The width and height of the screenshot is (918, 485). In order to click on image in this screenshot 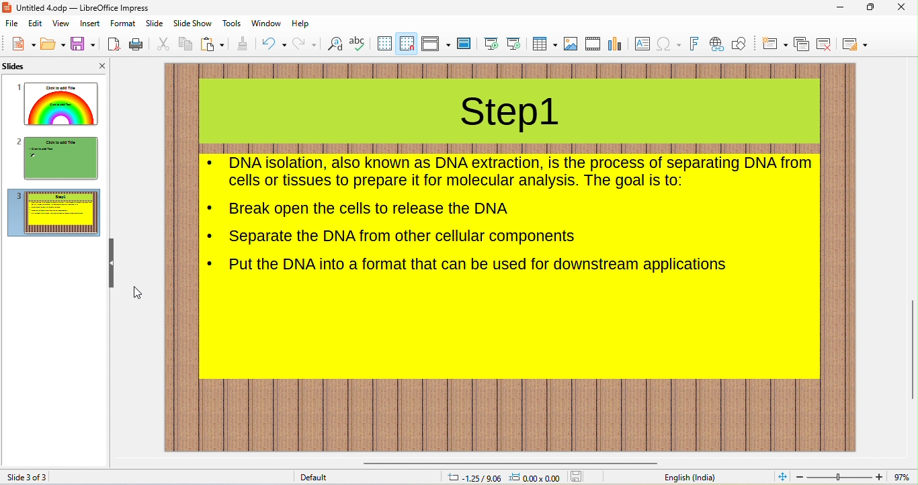, I will do `click(571, 44)`.